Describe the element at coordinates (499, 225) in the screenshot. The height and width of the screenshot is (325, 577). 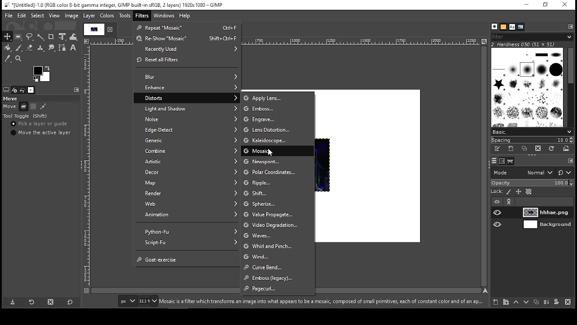
I see `layer visibility on/off` at that location.